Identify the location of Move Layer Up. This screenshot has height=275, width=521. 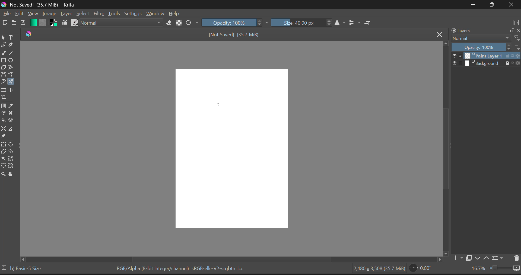
(488, 258).